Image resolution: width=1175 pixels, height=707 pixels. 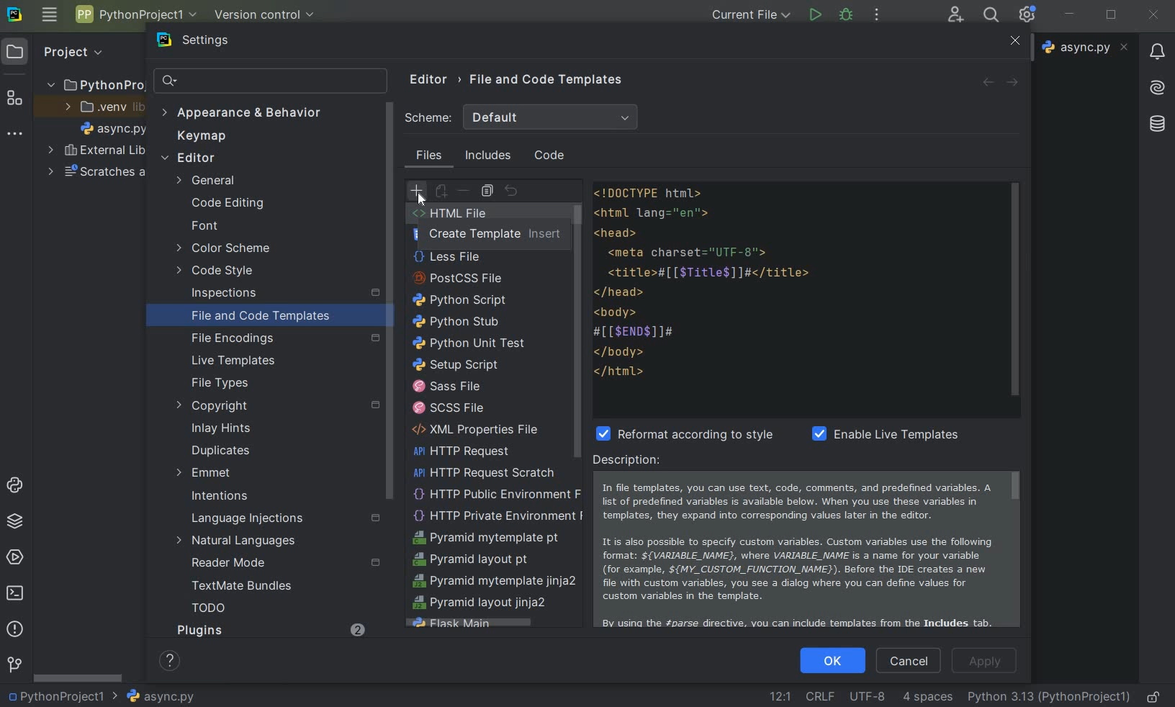 What do you see at coordinates (471, 561) in the screenshot?
I see `pyramid layout pt` at bounding box center [471, 561].